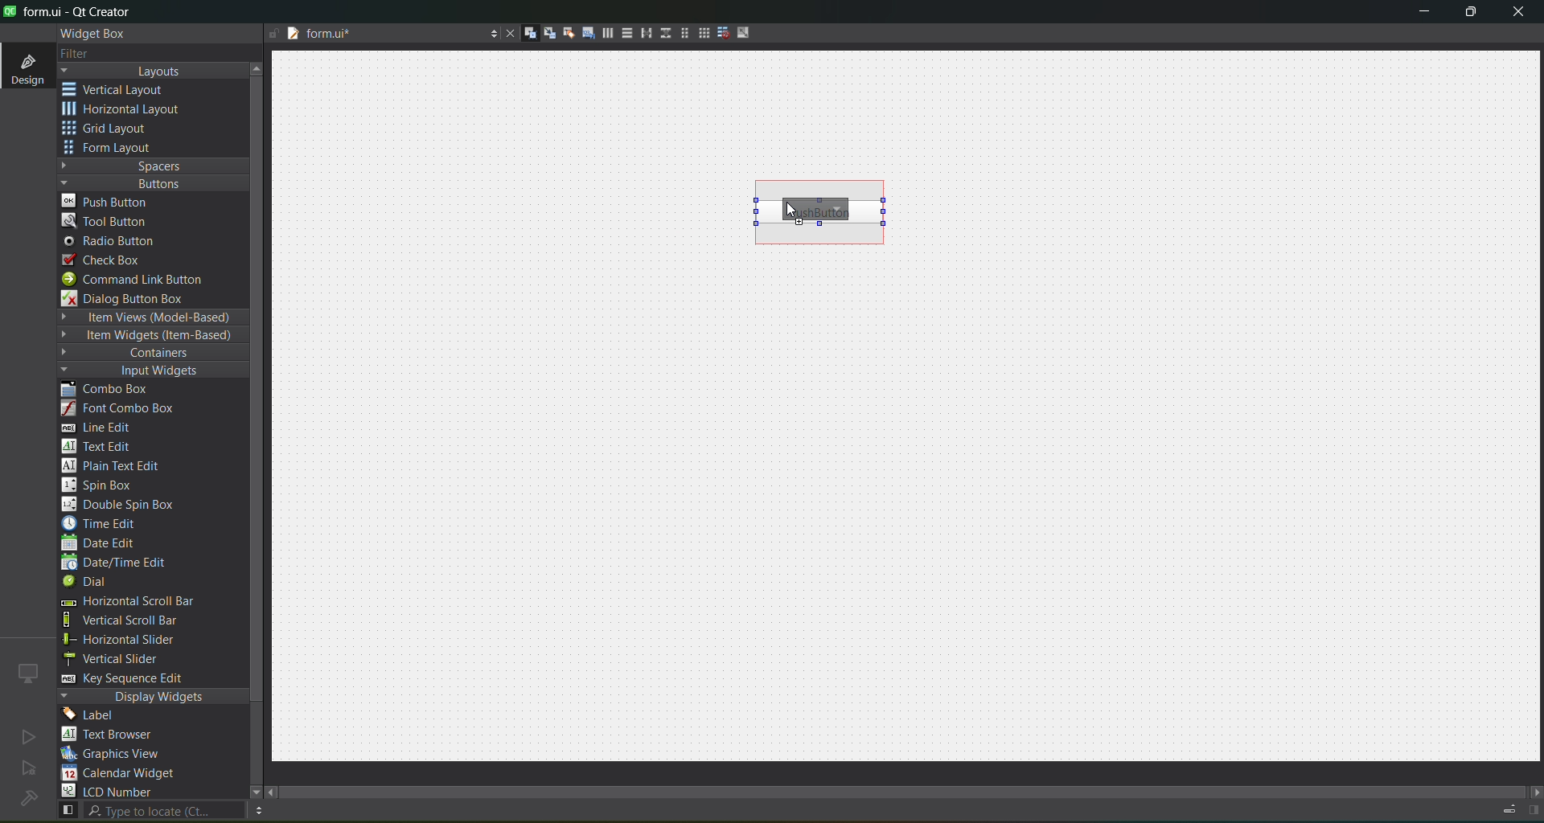 This screenshot has width=1544, height=823. I want to click on move right, so click(1534, 793).